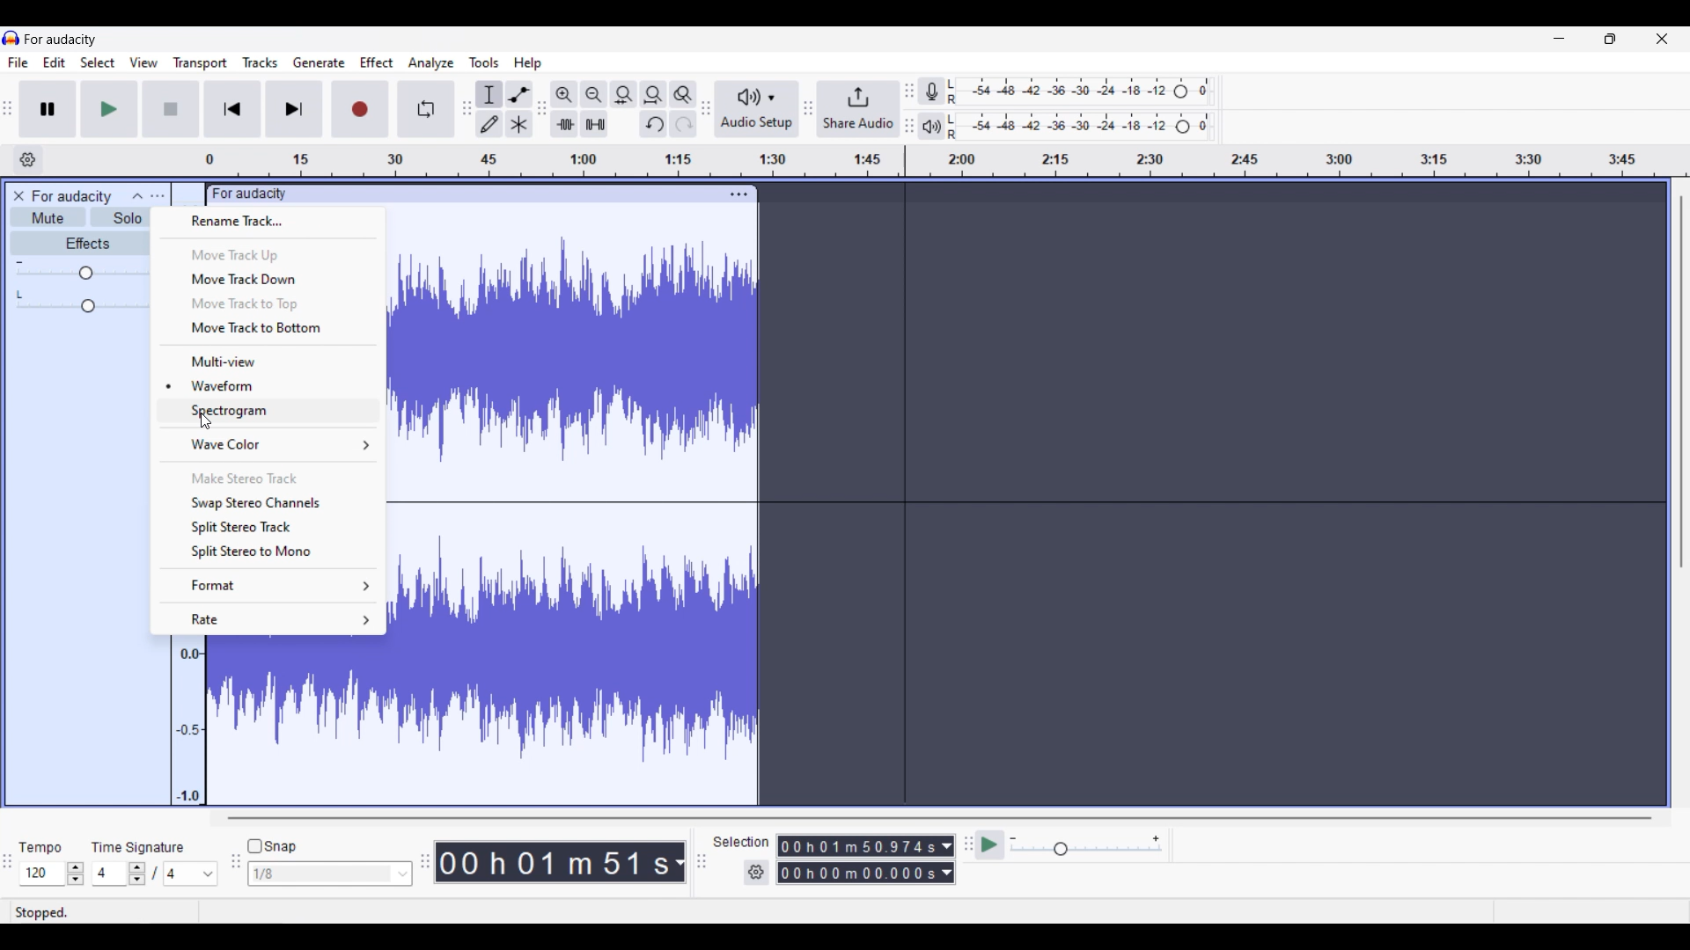 The width and height of the screenshot is (1690, 950). Describe the element at coordinates (268, 526) in the screenshot. I see `Split stereo track` at that location.